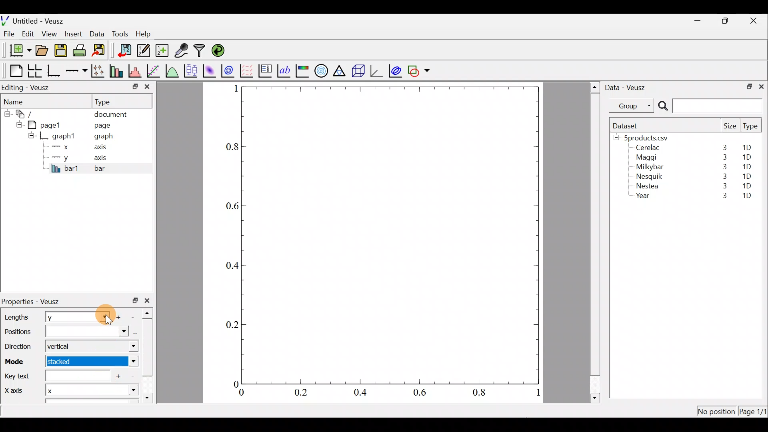 The image size is (768, 432). What do you see at coordinates (97, 33) in the screenshot?
I see `Data` at bounding box center [97, 33].